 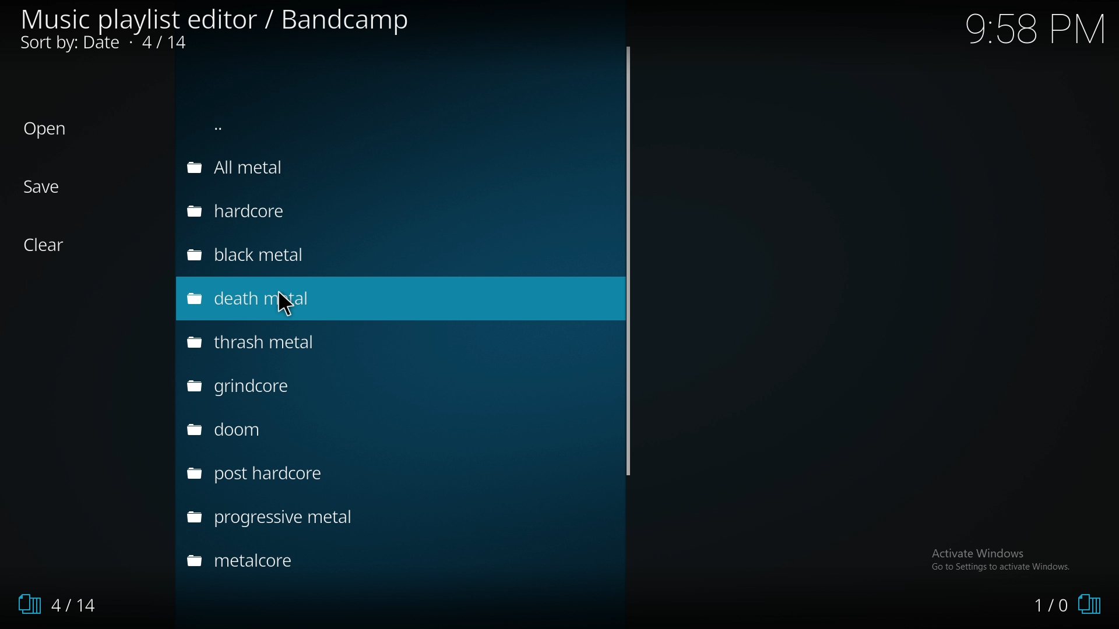 I want to click on 1/0, so click(x=1067, y=606).